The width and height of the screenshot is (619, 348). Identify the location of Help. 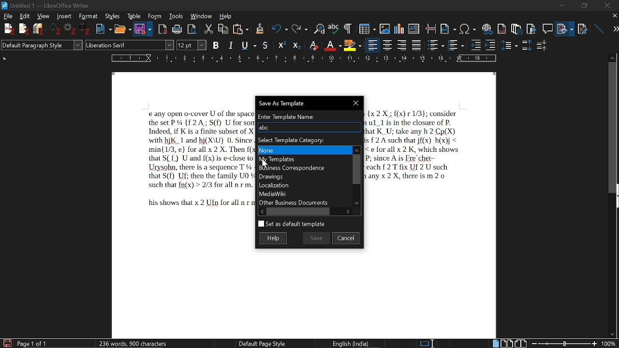
(275, 238).